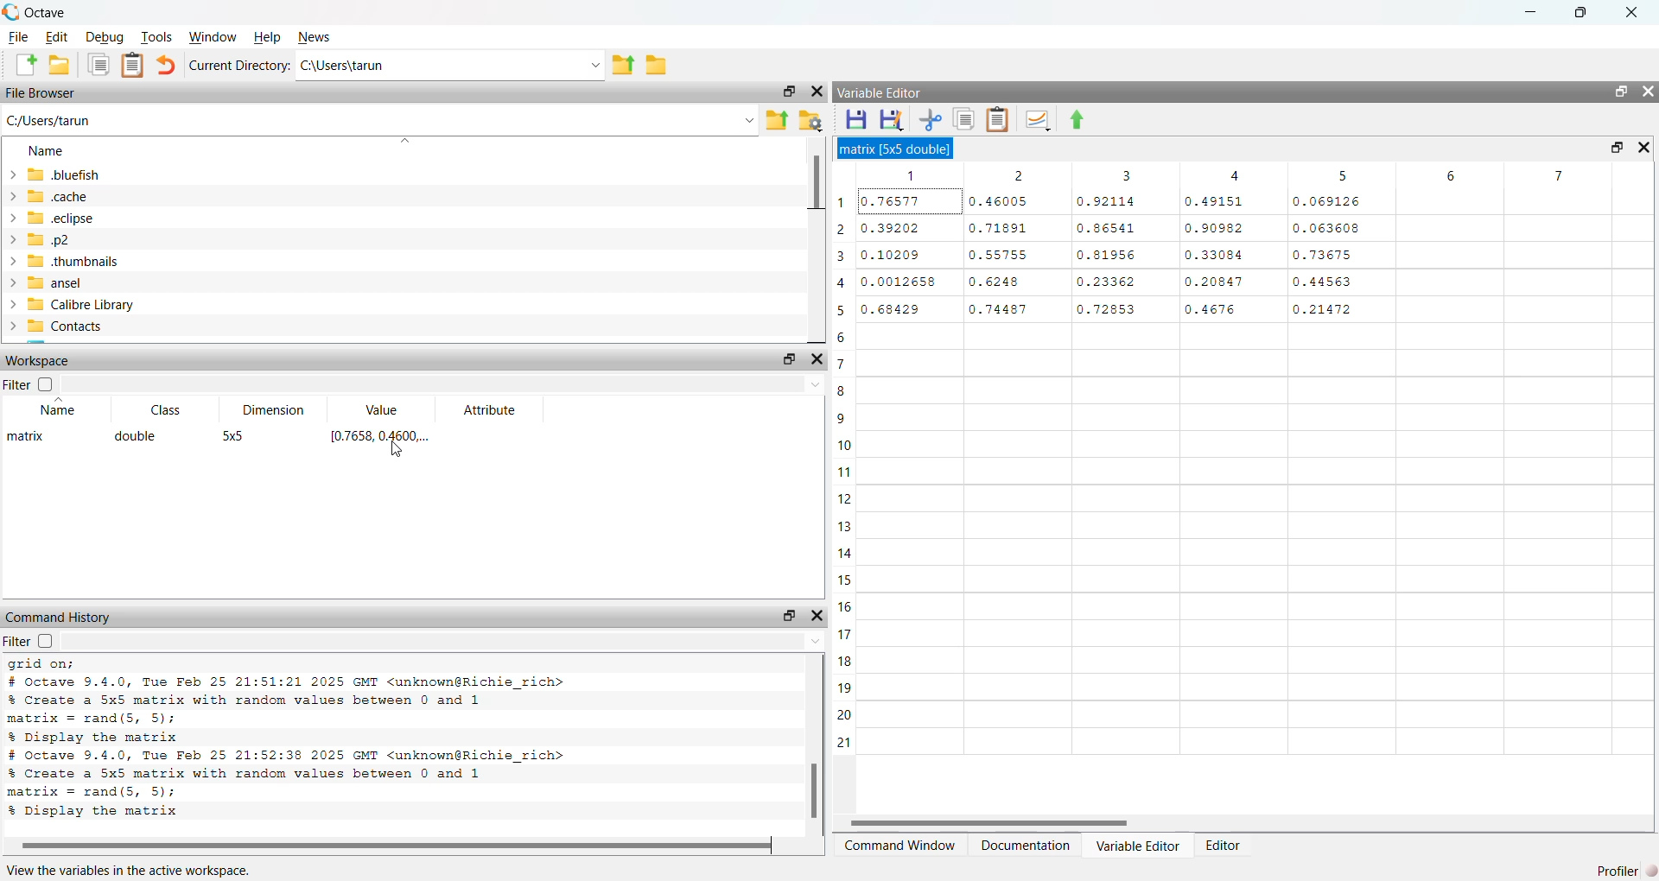  What do you see at coordinates (1637, 13) in the screenshot?
I see `close` at bounding box center [1637, 13].